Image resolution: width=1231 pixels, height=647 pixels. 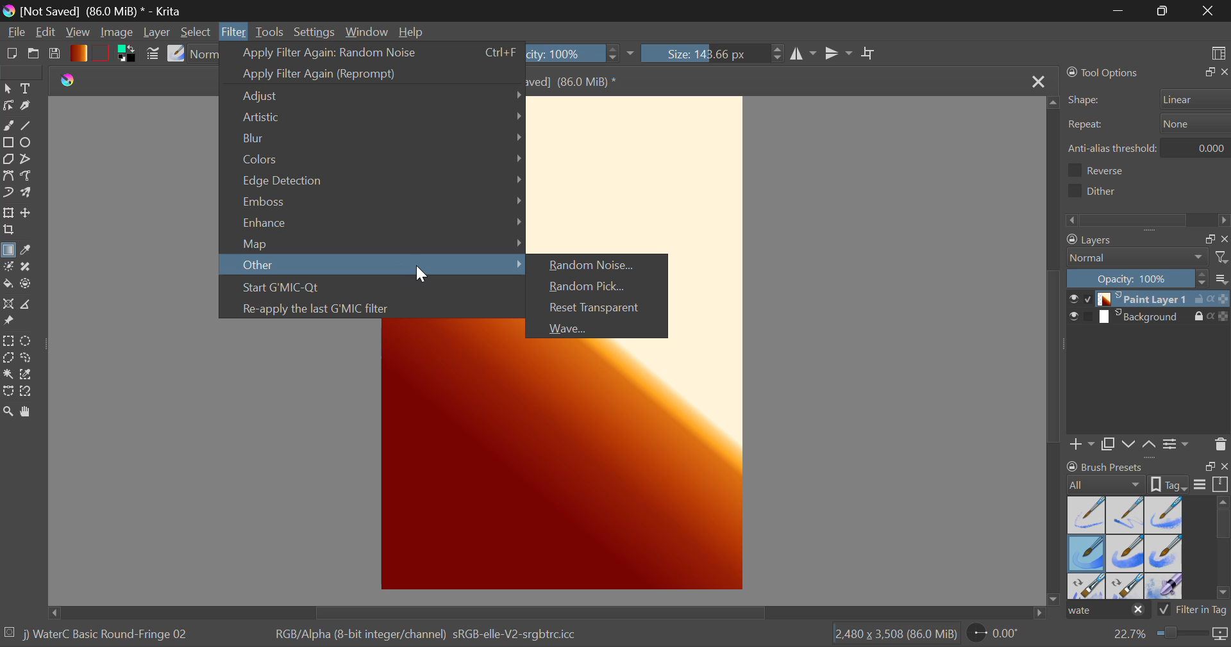 I want to click on Line, so click(x=30, y=125).